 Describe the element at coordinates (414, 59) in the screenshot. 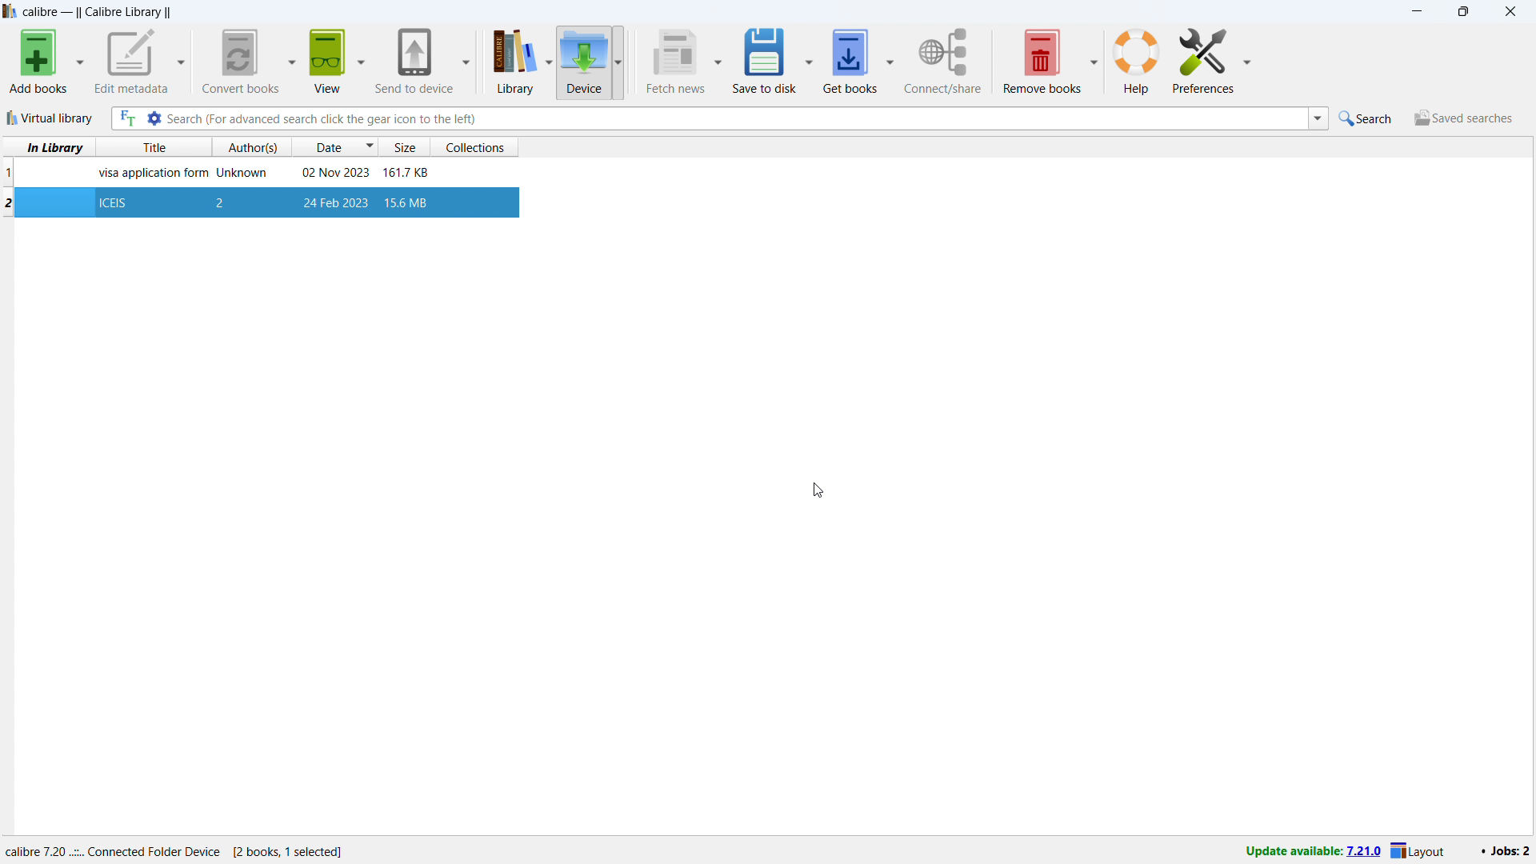

I see `send to device` at that location.